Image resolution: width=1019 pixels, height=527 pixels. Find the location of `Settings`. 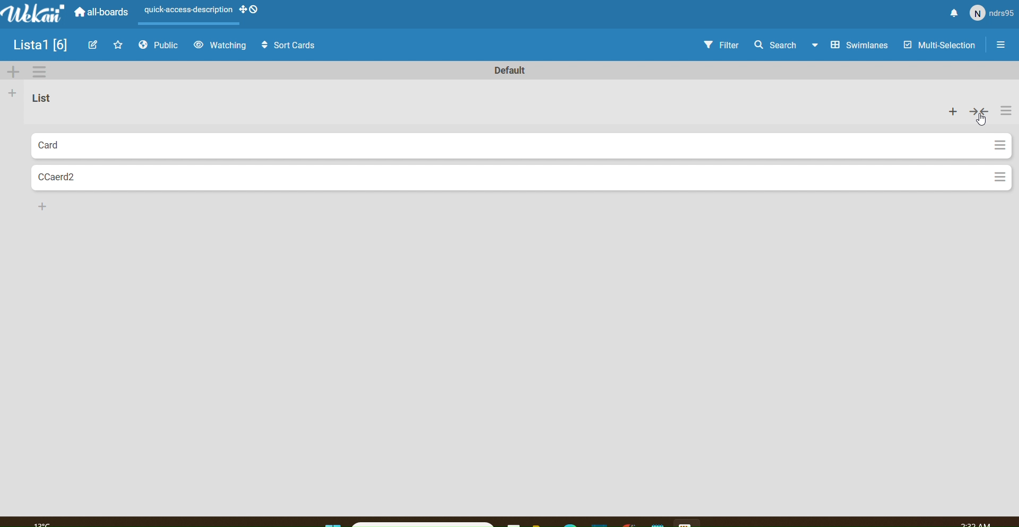

Settings is located at coordinates (1004, 48).